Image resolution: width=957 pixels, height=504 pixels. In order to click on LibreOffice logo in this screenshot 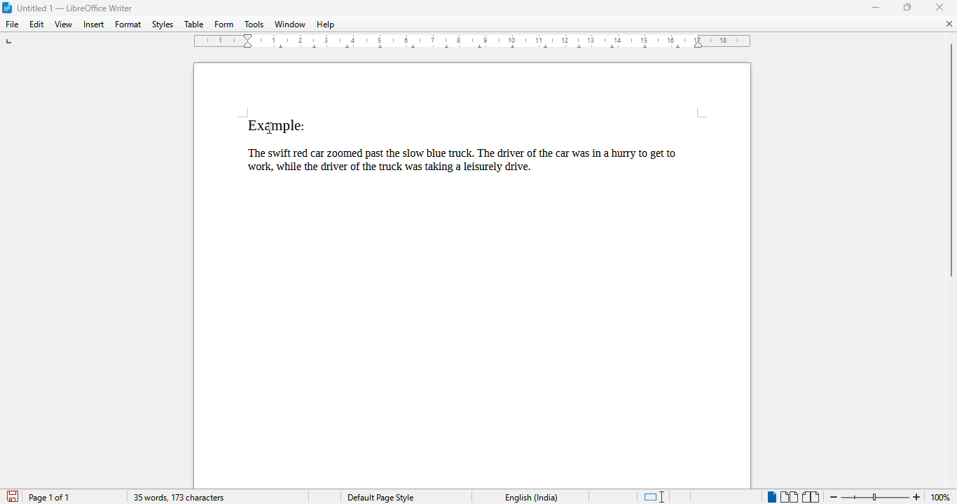, I will do `click(6, 8)`.